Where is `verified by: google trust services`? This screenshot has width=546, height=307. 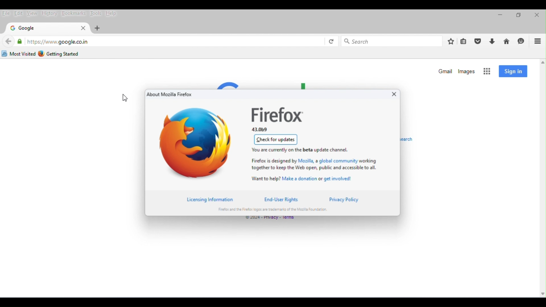
verified by: google trust services is located at coordinates (20, 41).